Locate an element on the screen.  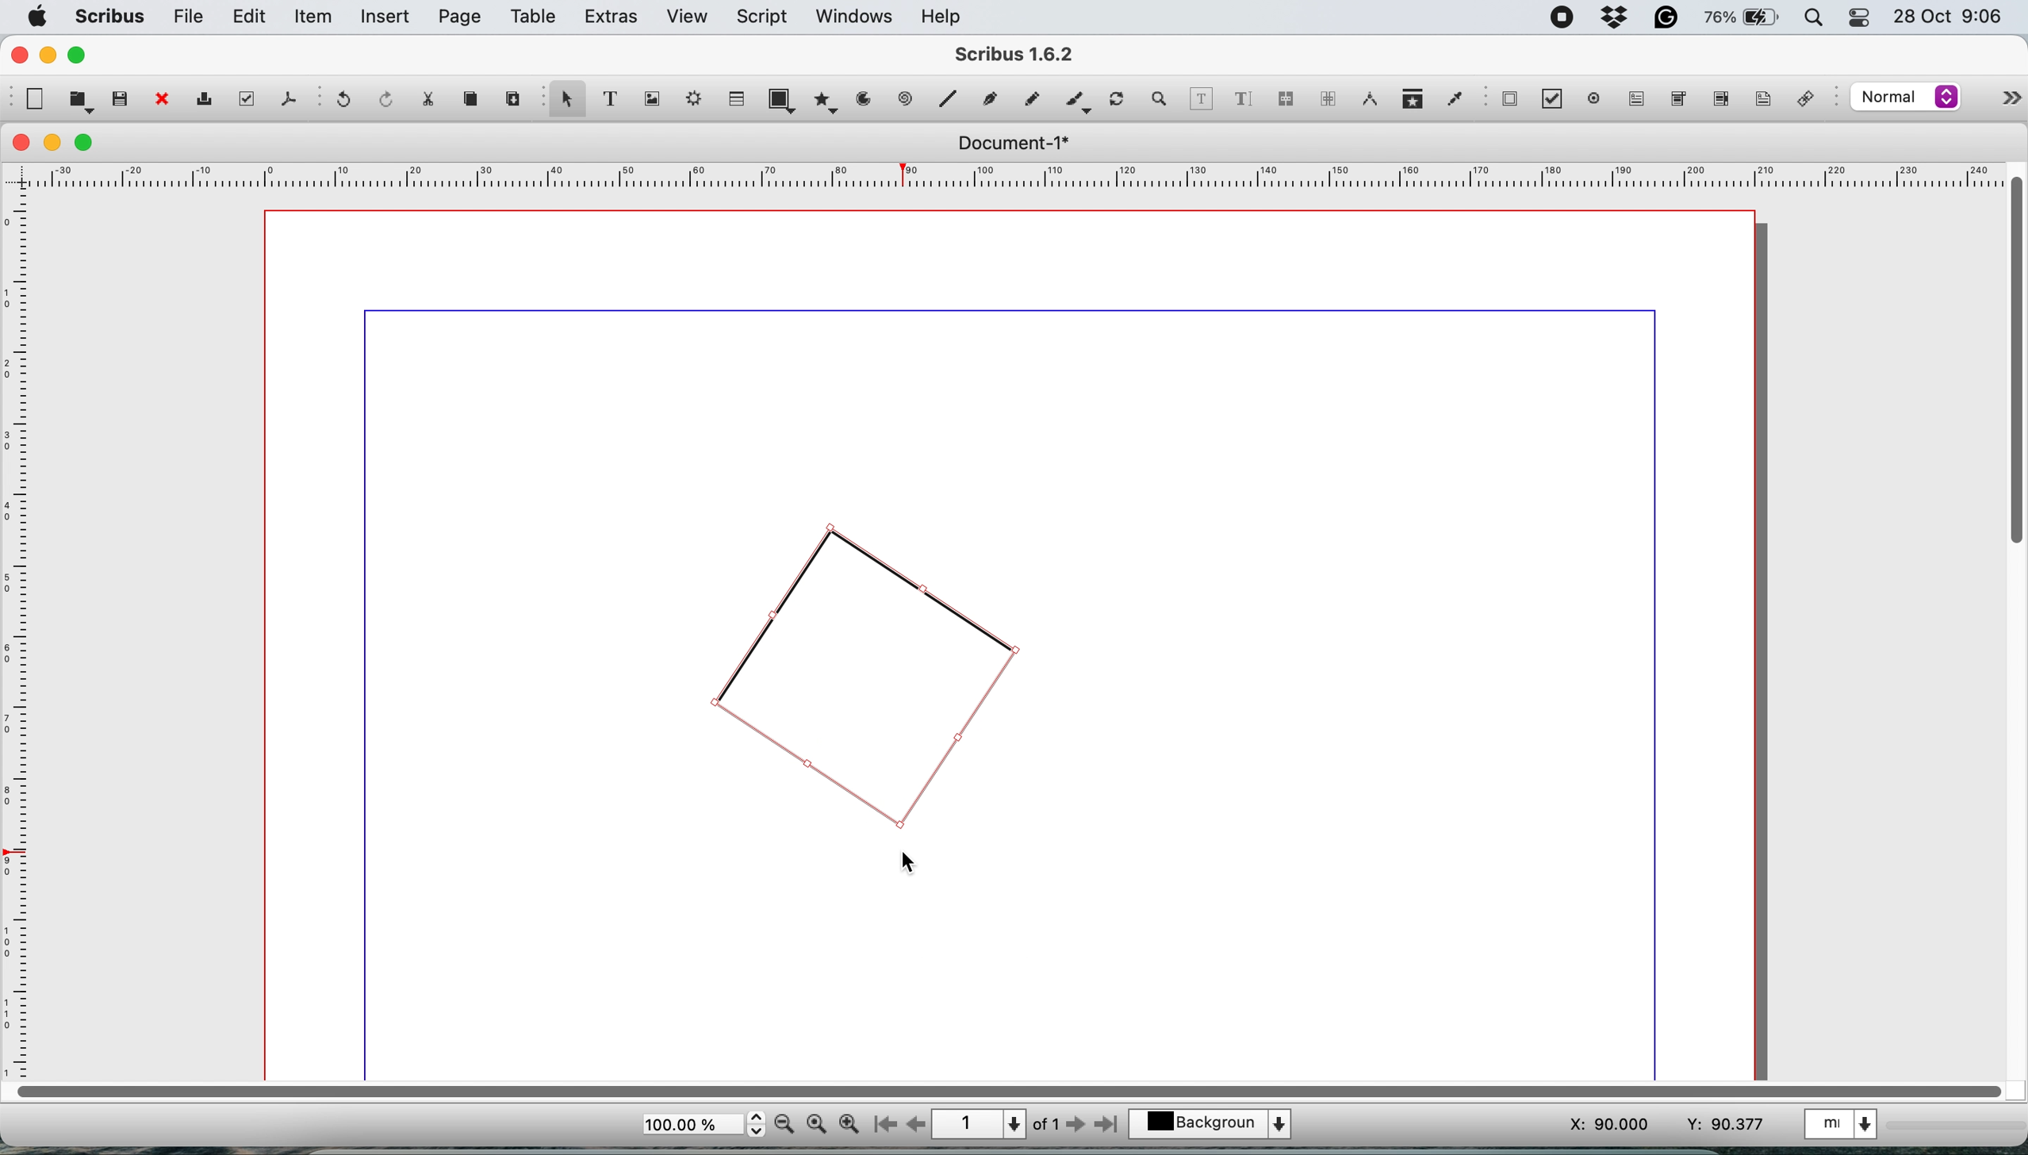
copy is located at coordinates (475, 102).